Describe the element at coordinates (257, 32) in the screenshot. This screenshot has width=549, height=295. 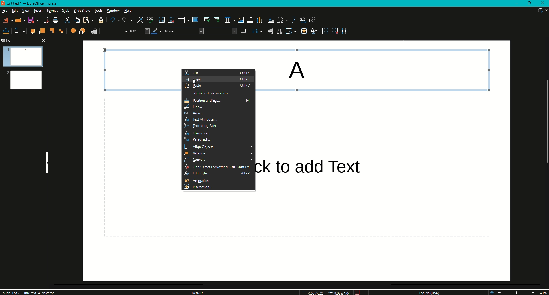
I see `Select Start and End` at that location.